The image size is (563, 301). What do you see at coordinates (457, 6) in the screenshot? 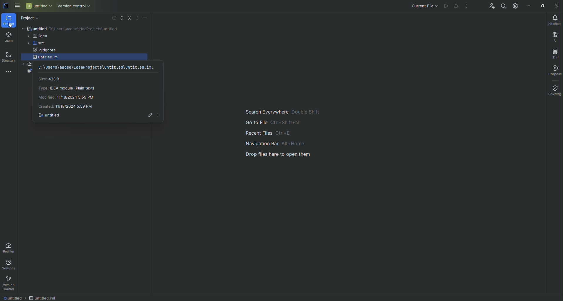
I see `Cannot run code` at bounding box center [457, 6].